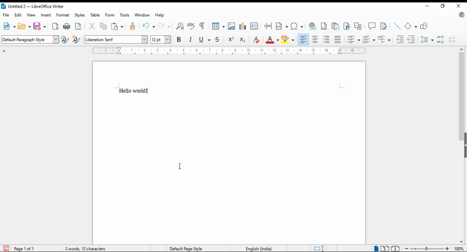 The image size is (467, 252). I want to click on character highlighting, so click(287, 40).